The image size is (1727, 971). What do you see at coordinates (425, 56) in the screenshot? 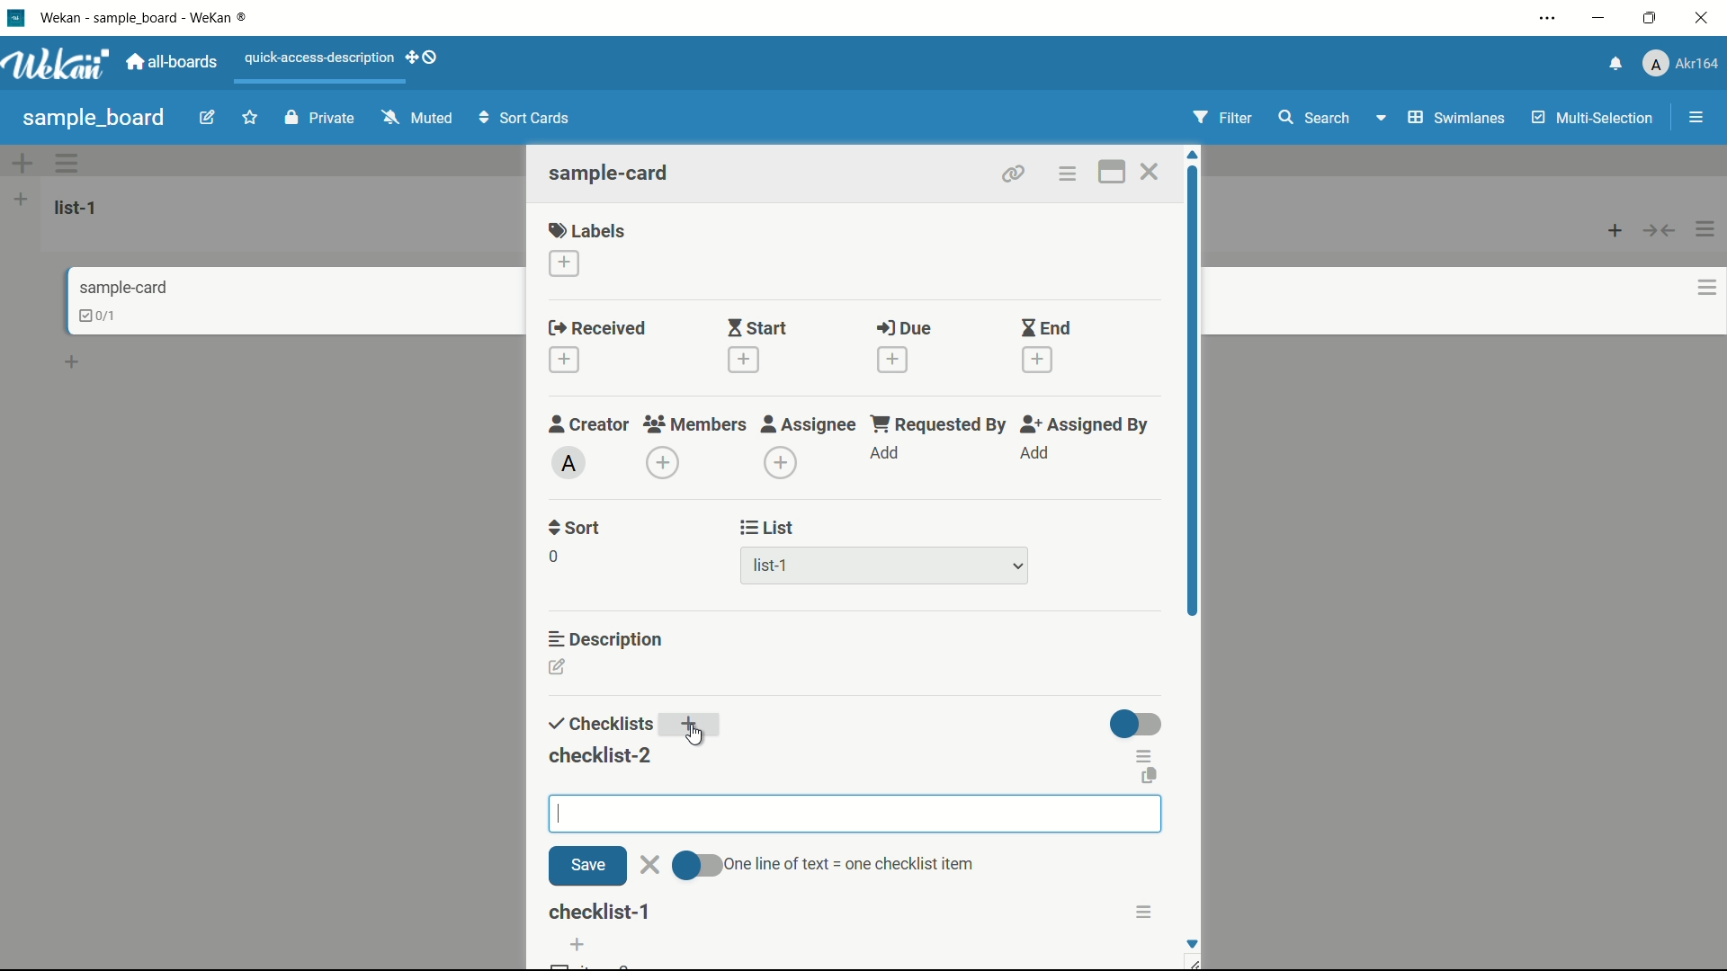
I see `show-desktop-drag-handles` at bounding box center [425, 56].